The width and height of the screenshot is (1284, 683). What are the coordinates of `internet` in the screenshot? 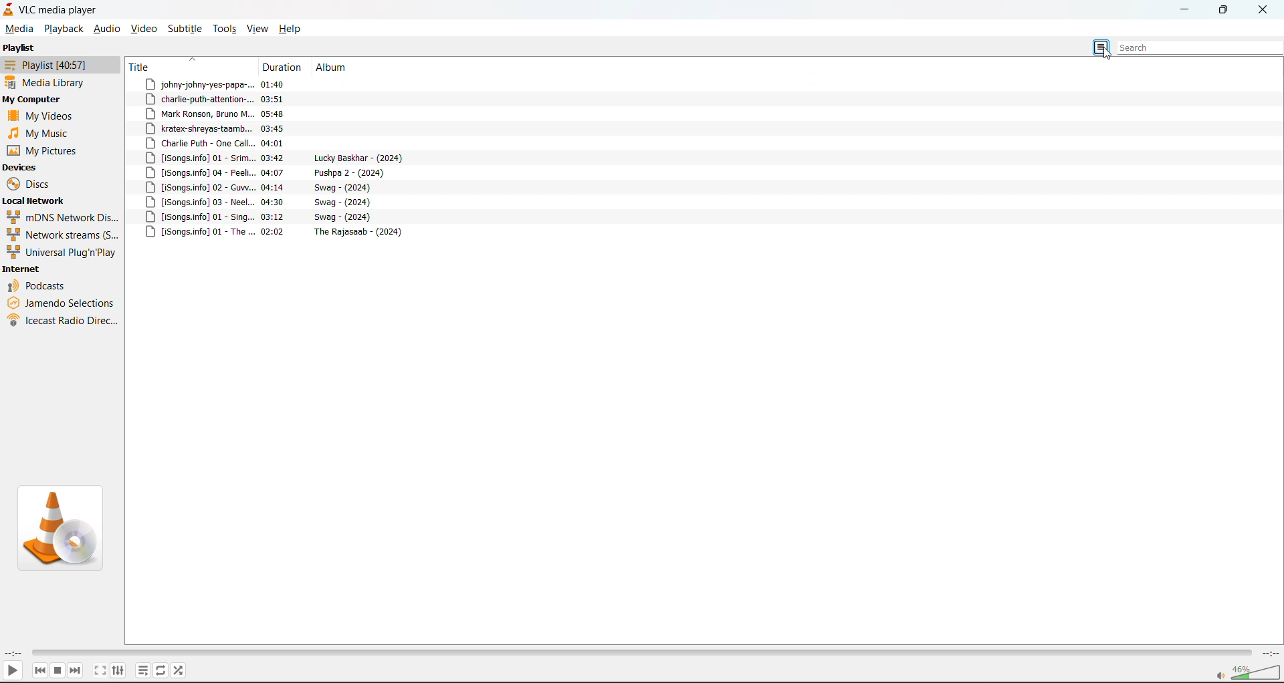 It's located at (21, 270).